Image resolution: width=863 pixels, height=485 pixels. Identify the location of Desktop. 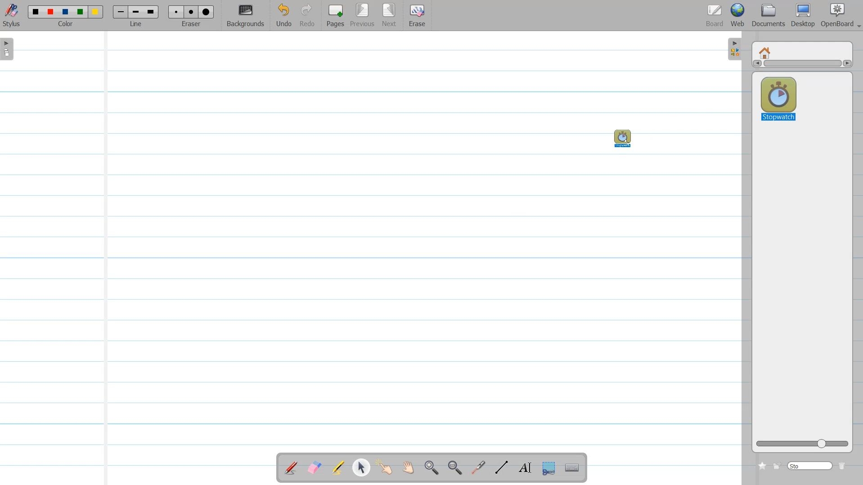
(804, 15).